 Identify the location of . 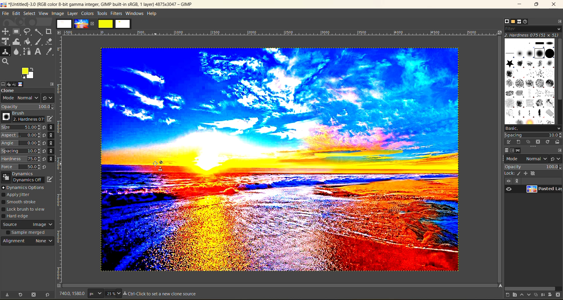
(59, 32).